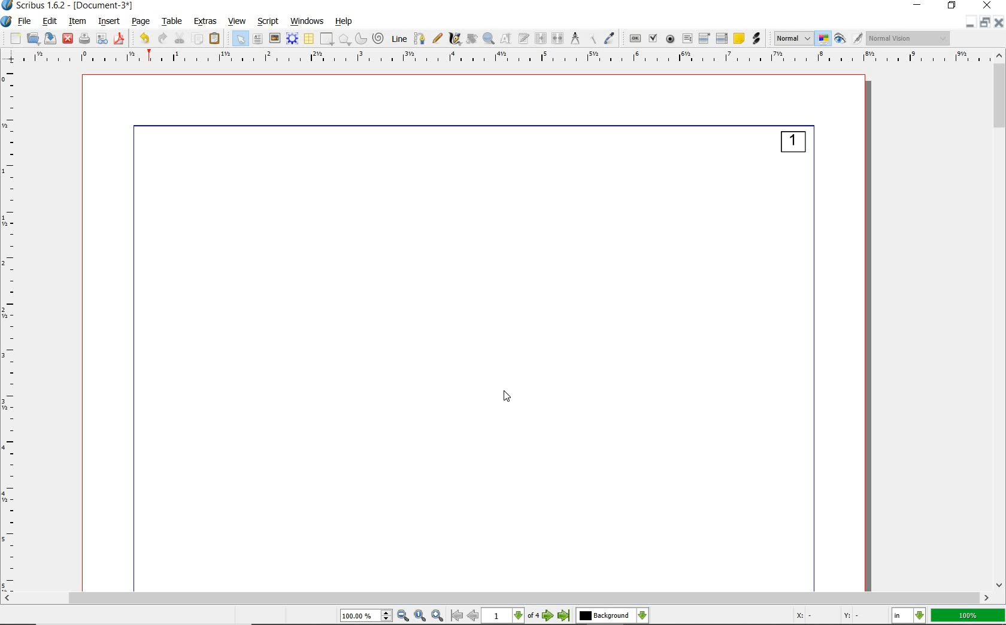 The width and height of the screenshot is (1006, 625). What do you see at coordinates (205, 20) in the screenshot?
I see `extras` at bounding box center [205, 20].